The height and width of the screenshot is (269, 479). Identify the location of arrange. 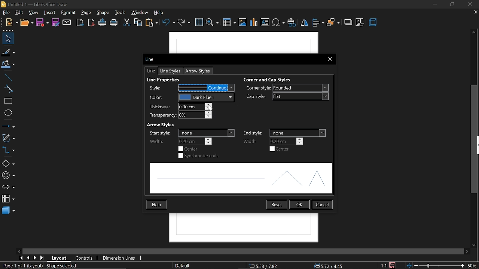
(333, 24).